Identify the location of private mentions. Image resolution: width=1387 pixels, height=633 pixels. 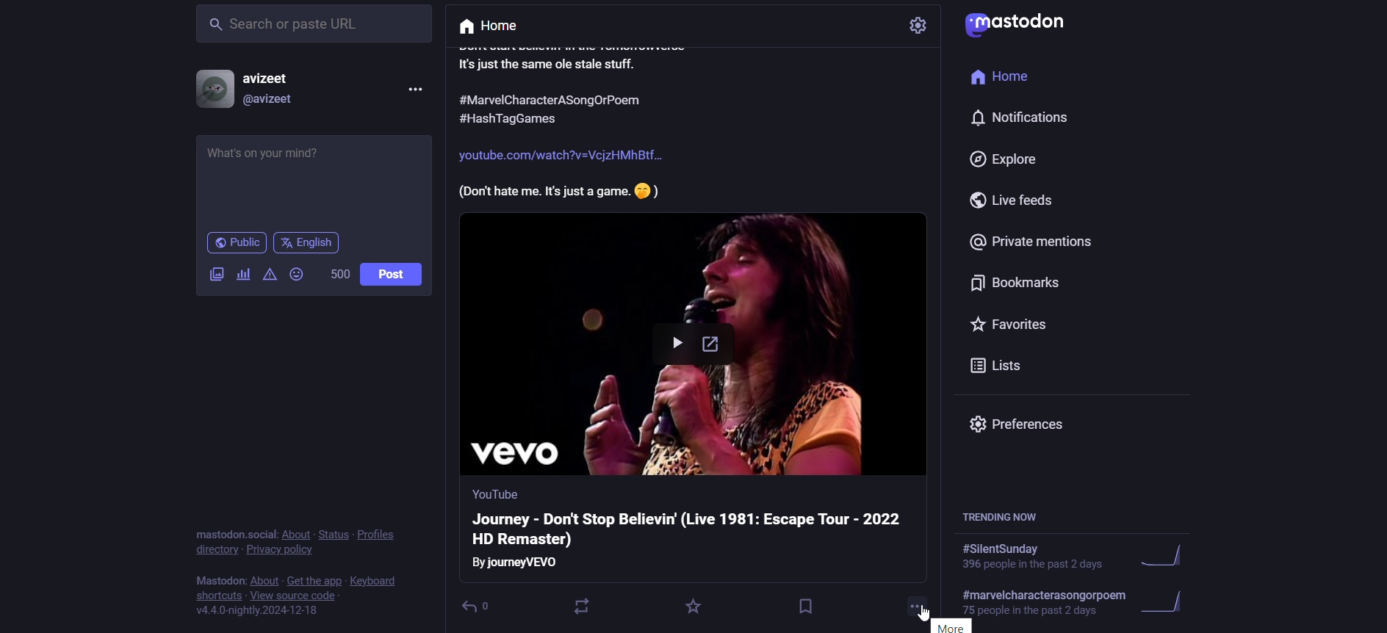
(1034, 242).